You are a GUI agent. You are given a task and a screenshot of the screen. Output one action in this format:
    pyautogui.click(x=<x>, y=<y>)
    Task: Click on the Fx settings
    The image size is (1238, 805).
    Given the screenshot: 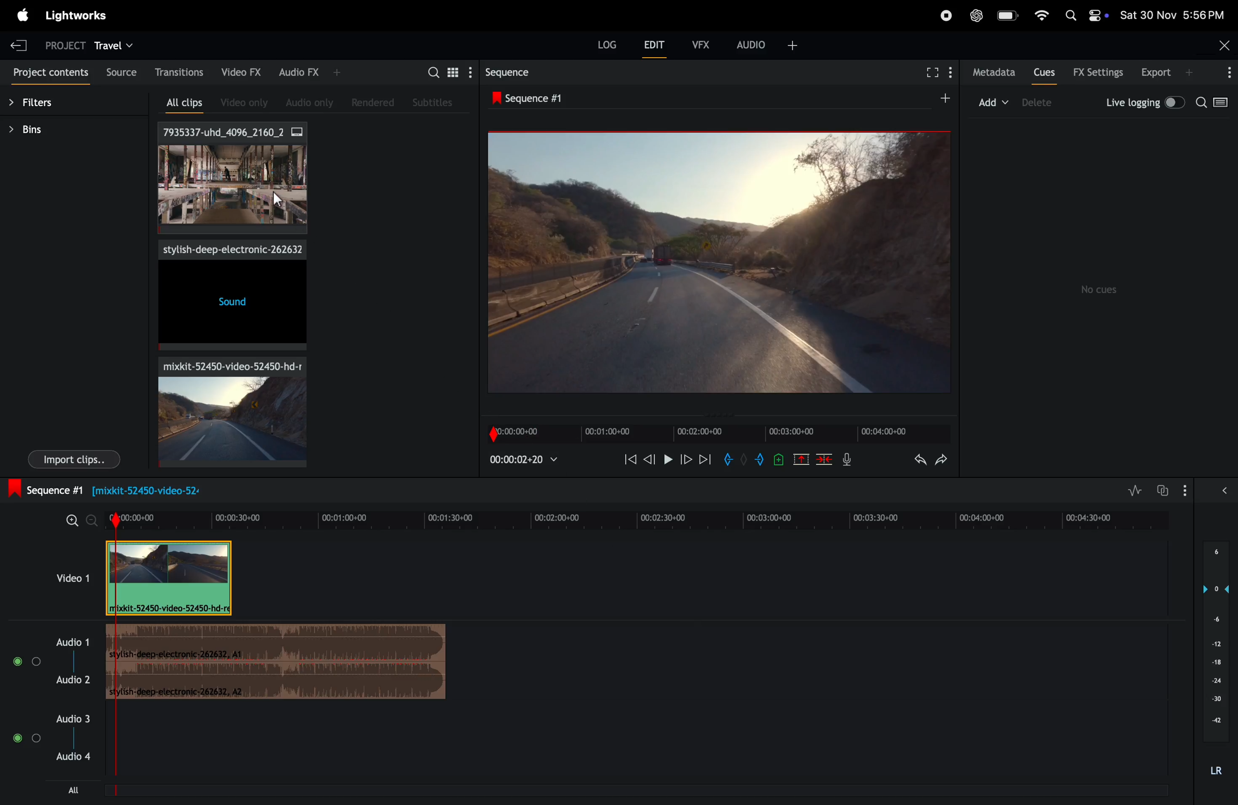 What is the action you would take?
    pyautogui.click(x=1098, y=73)
    